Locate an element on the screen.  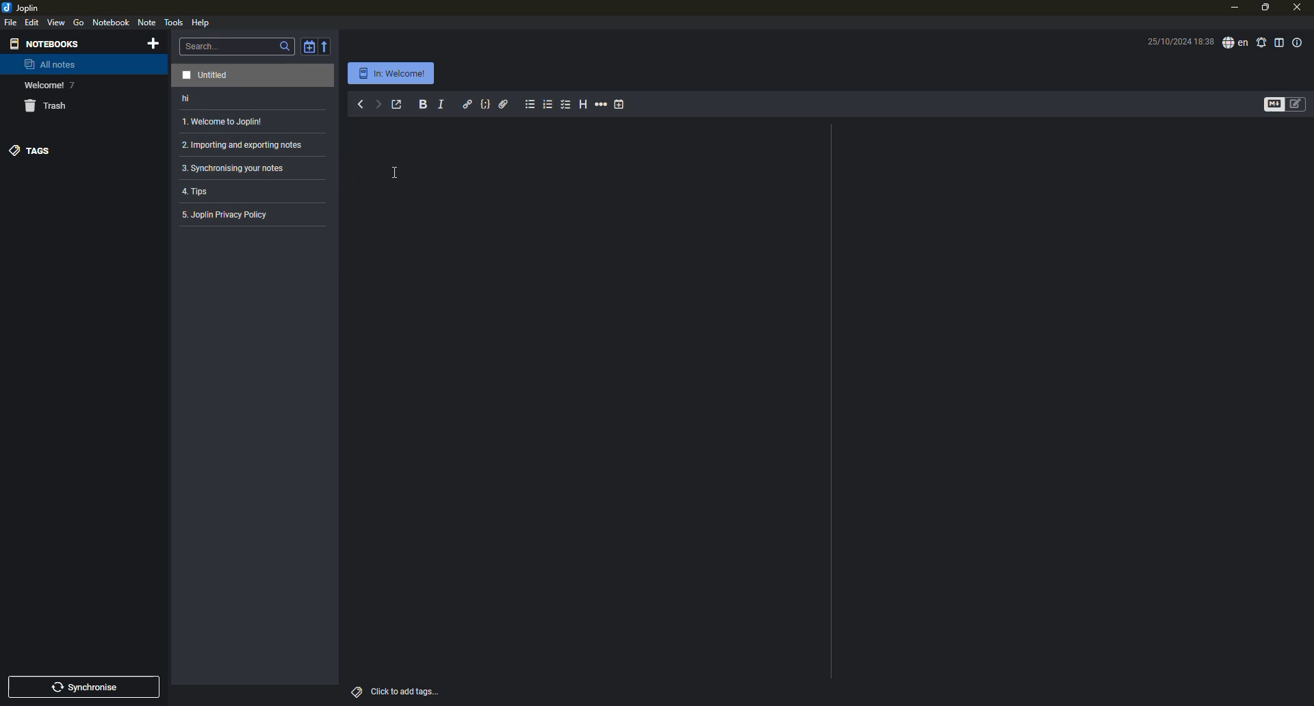
forward is located at coordinates (378, 103).